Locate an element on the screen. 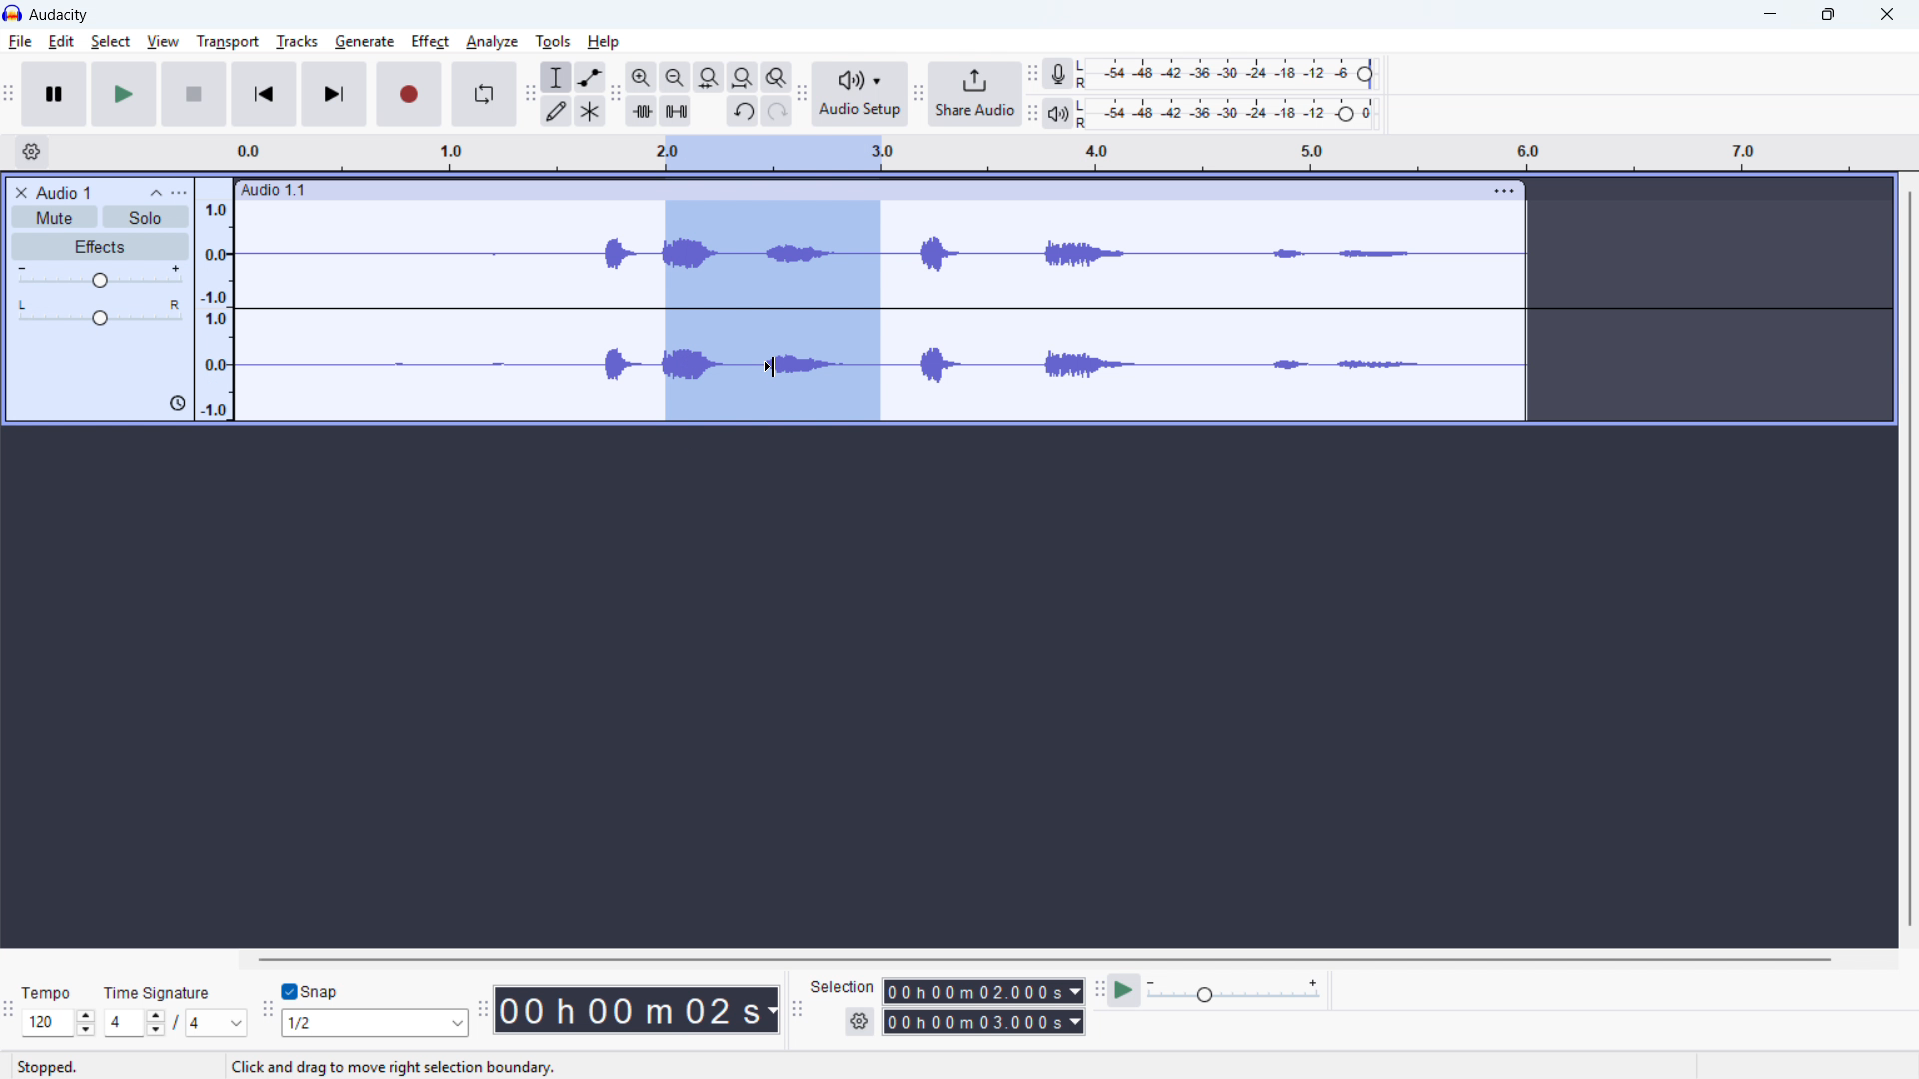  Play at speed toolbar is located at coordinates (1097, 991).